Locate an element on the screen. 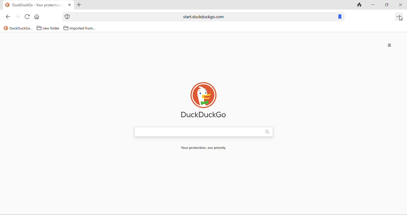  forward is located at coordinates (17, 17).